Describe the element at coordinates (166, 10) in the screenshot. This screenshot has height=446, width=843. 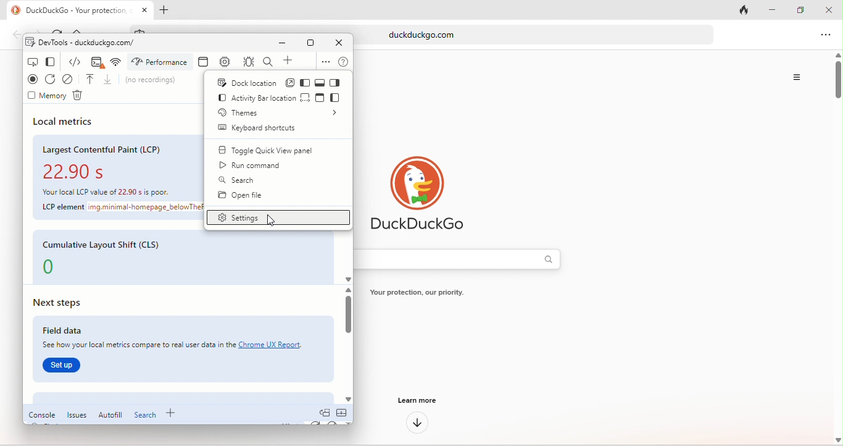
I see `add` at that location.